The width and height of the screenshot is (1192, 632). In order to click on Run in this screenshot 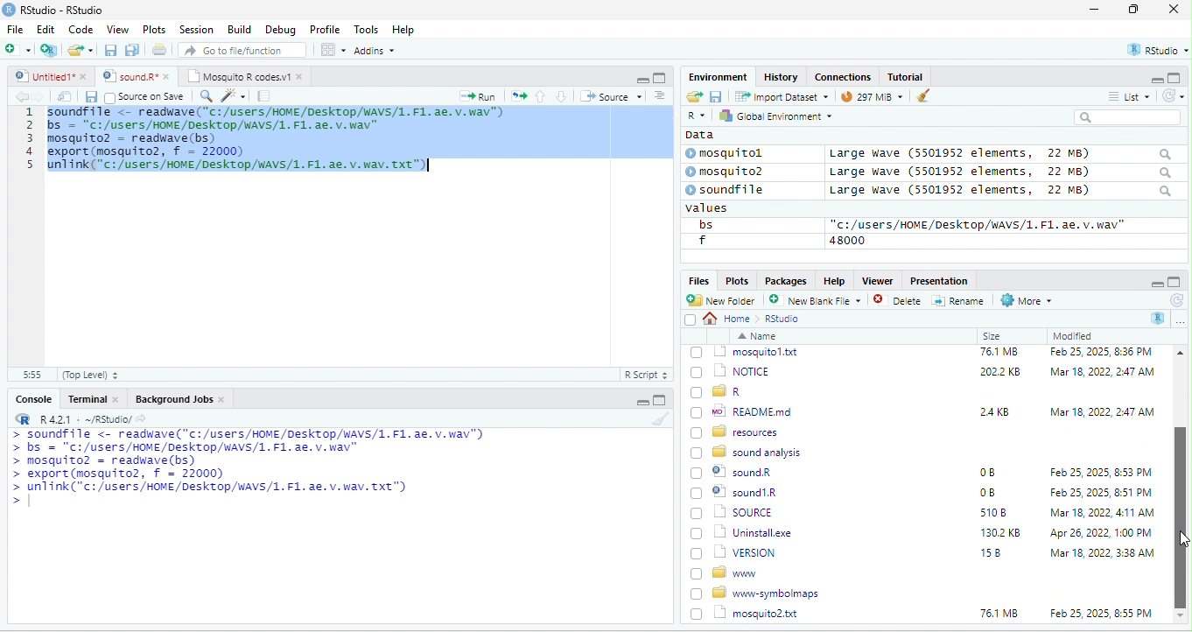, I will do `click(474, 96)`.